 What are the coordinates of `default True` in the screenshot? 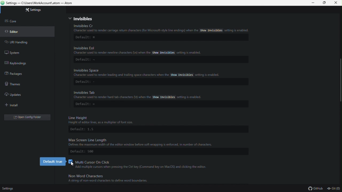 It's located at (52, 162).